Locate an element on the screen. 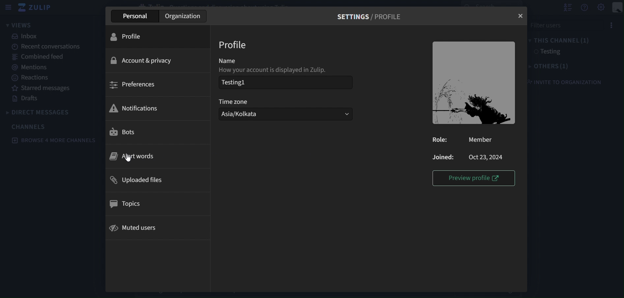 The image size is (624, 298). Role:  is located at coordinates (442, 140).